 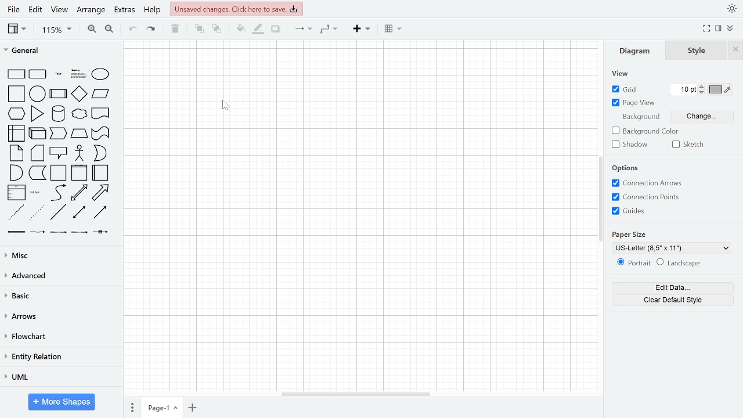 What do you see at coordinates (626, 89) in the screenshot?
I see `grid` at bounding box center [626, 89].